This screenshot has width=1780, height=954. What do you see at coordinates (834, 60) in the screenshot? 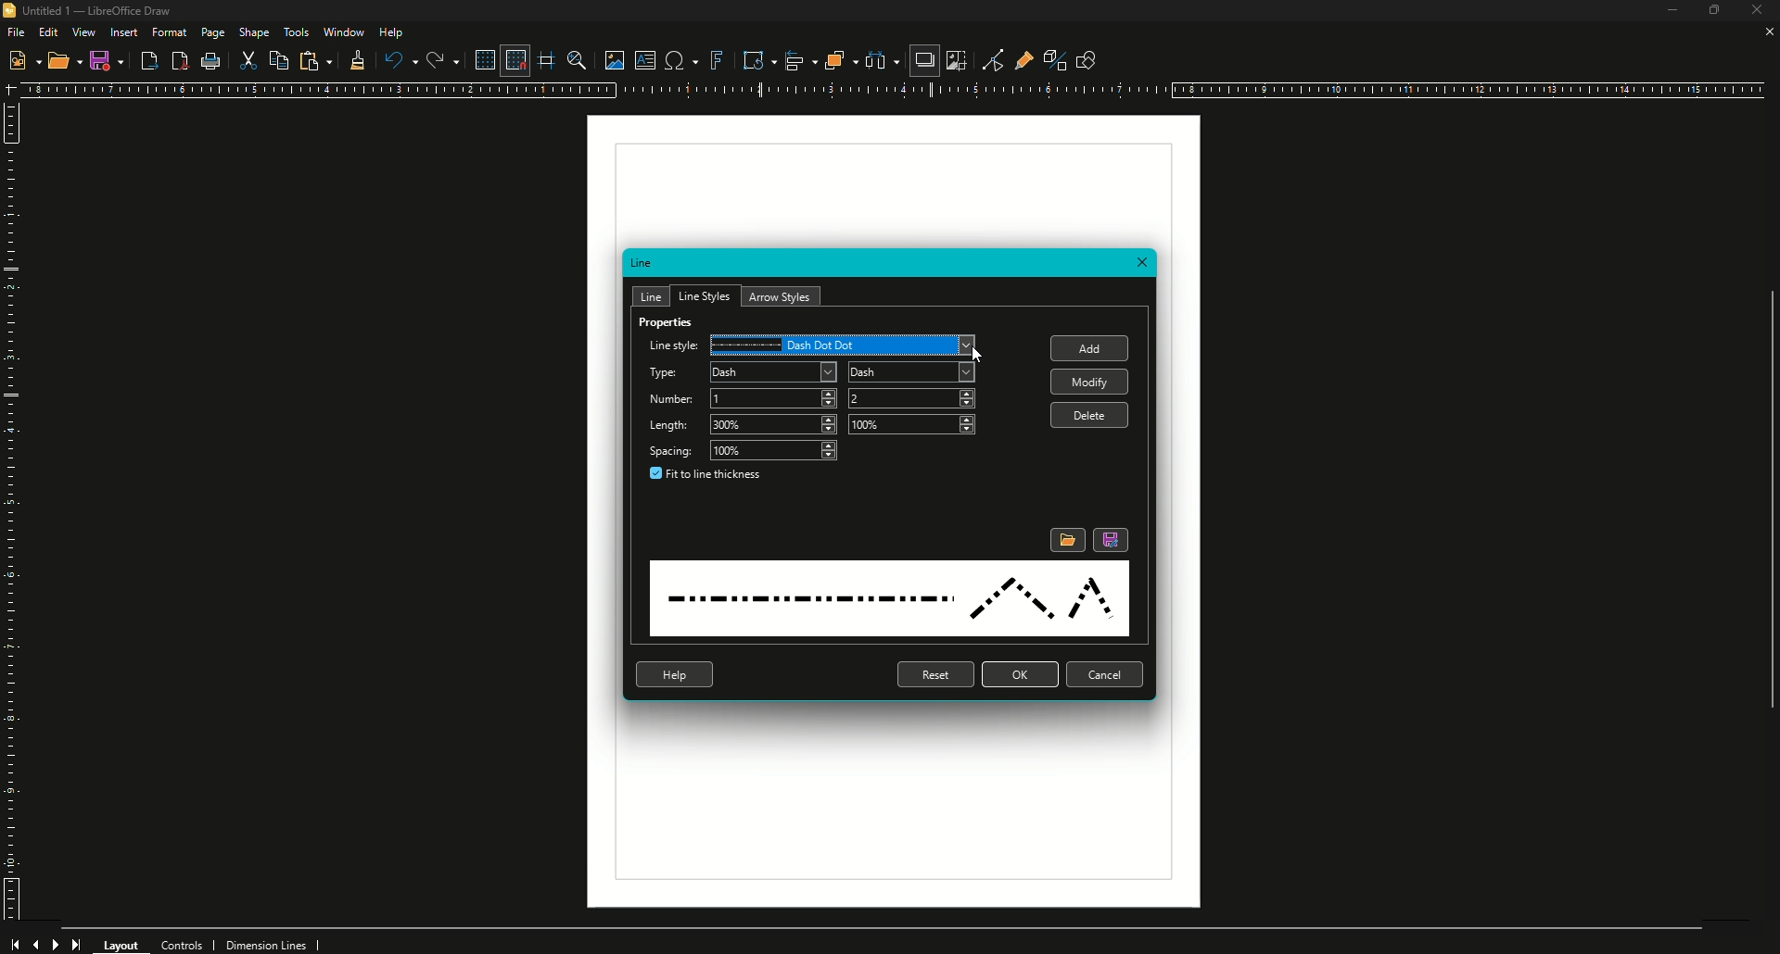
I see `Arrange` at bounding box center [834, 60].